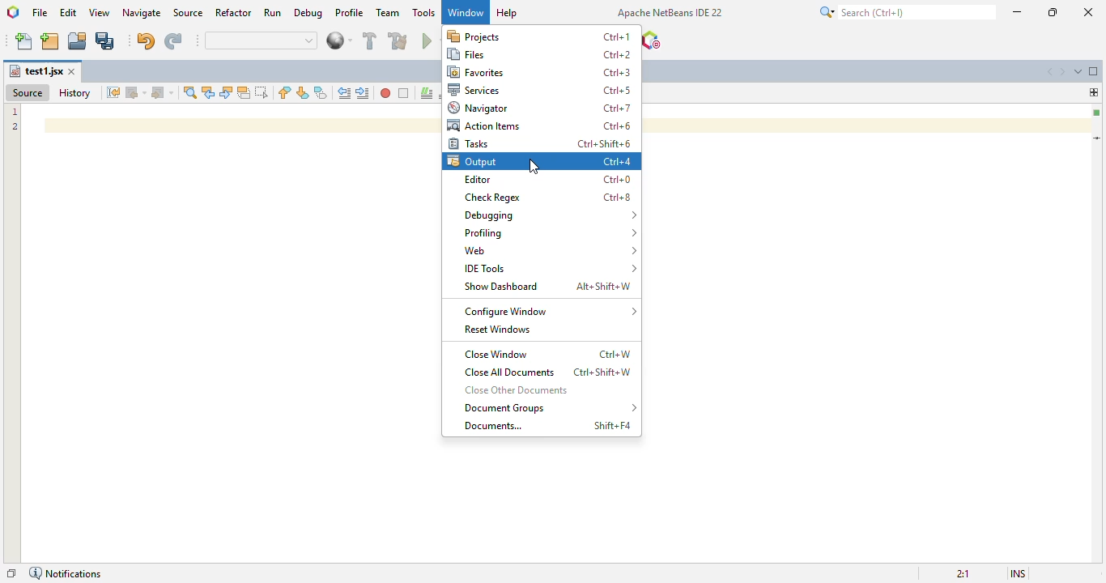 Image resolution: width=1106 pixels, height=583 pixels. Describe the element at coordinates (364, 93) in the screenshot. I see `shift line right` at that location.